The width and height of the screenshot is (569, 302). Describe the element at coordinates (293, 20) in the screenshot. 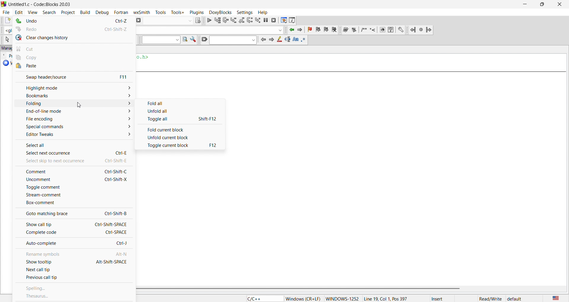

I see `various info` at that location.